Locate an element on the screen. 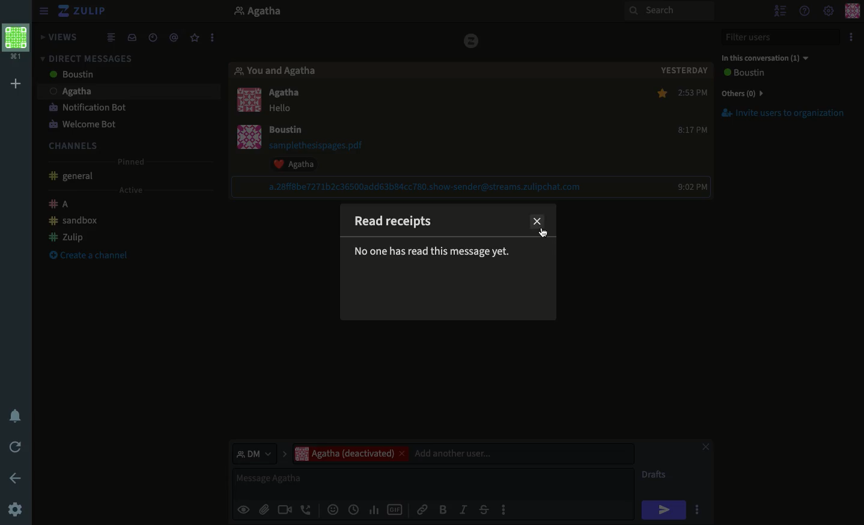 Image resolution: width=864 pixels, height=525 pixels. Active is located at coordinates (129, 190).